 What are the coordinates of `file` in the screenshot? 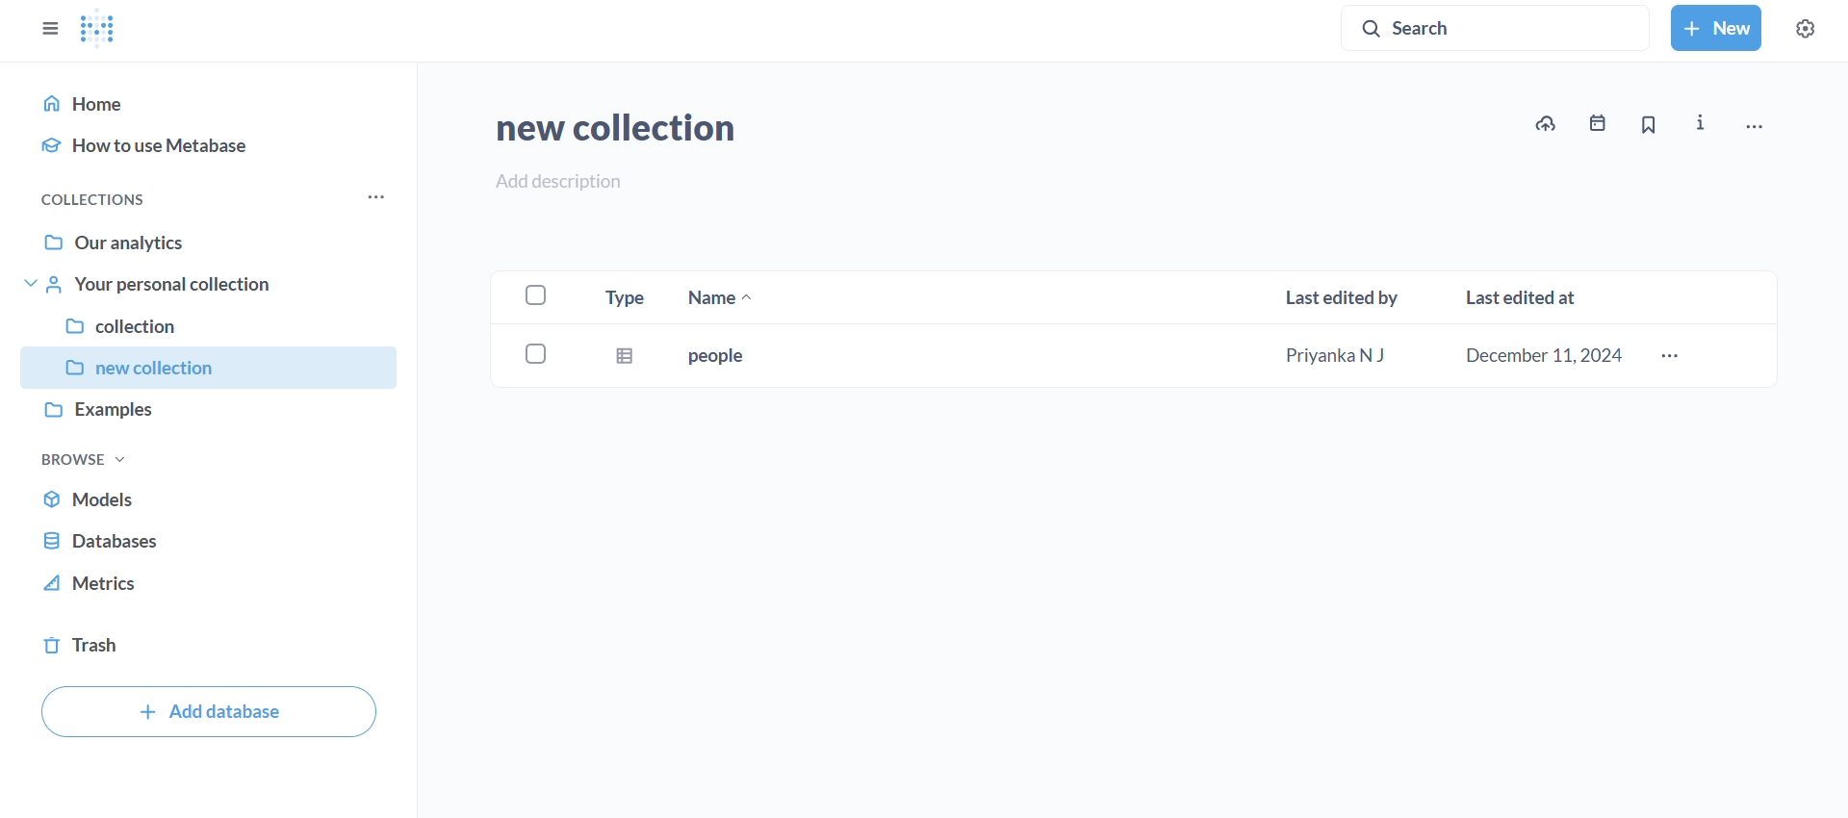 It's located at (624, 359).